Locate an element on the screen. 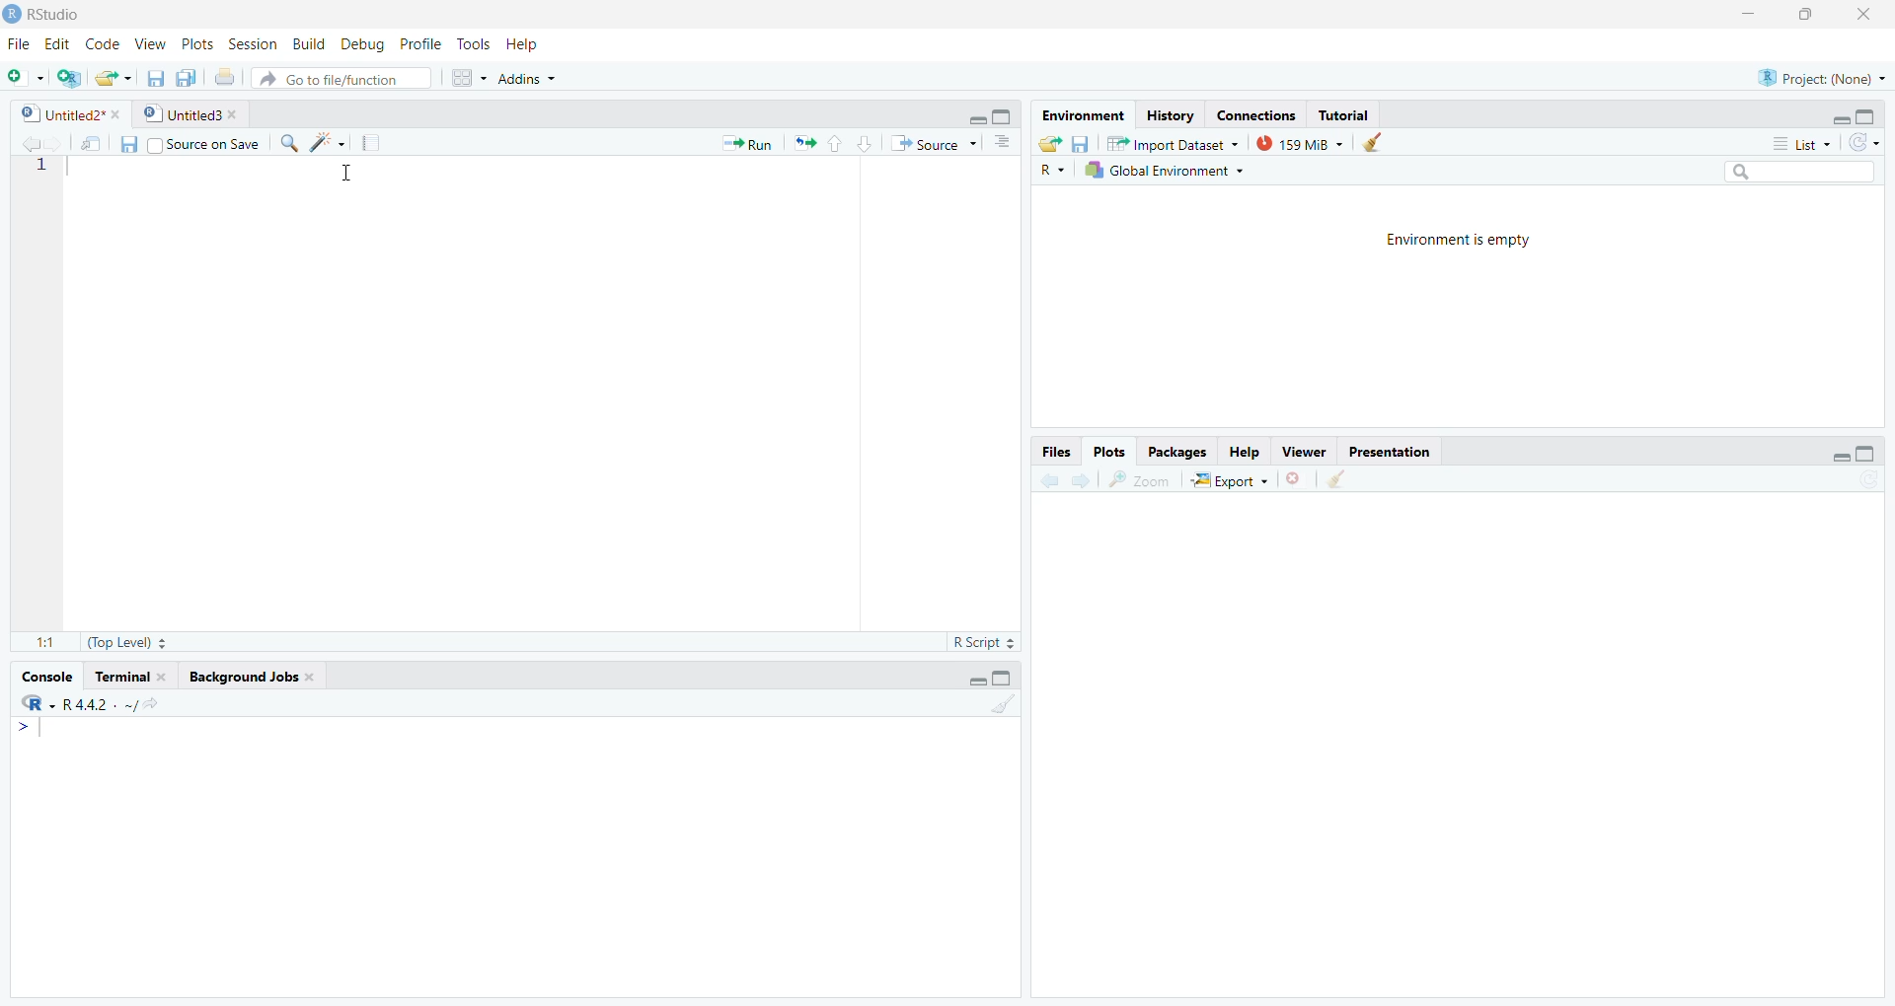  Minimize is located at coordinates (1829, 455).